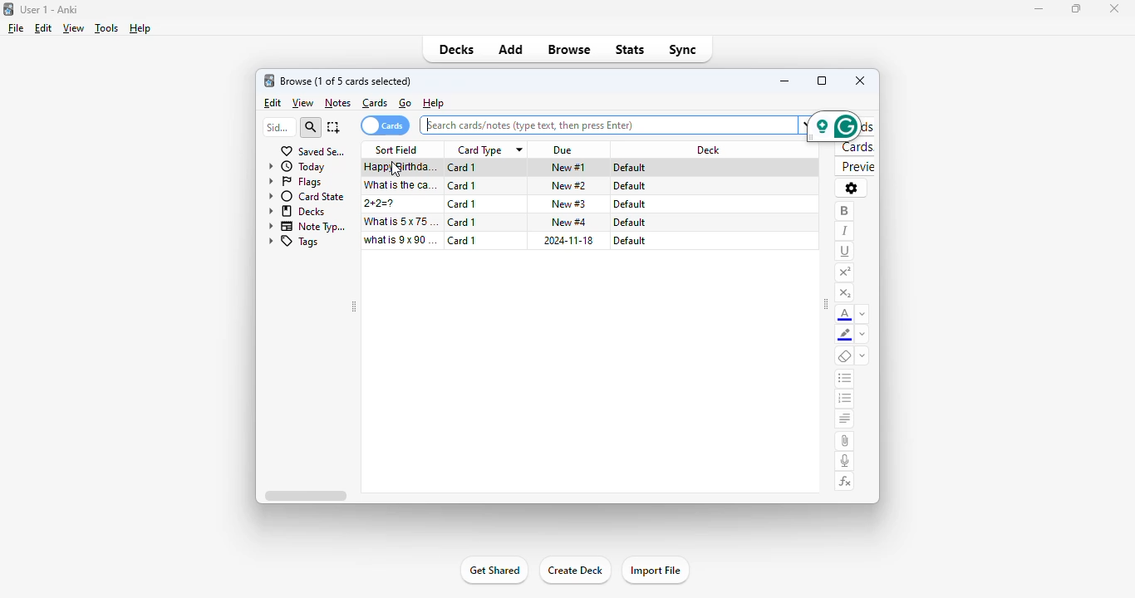  What do you see at coordinates (845, 379) in the screenshot?
I see `unordered list` at bounding box center [845, 379].